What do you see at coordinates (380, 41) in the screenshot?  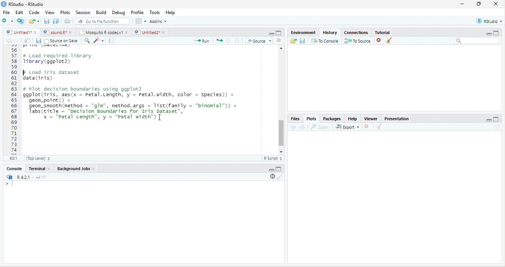 I see `close file` at bounding box center [380, 41].